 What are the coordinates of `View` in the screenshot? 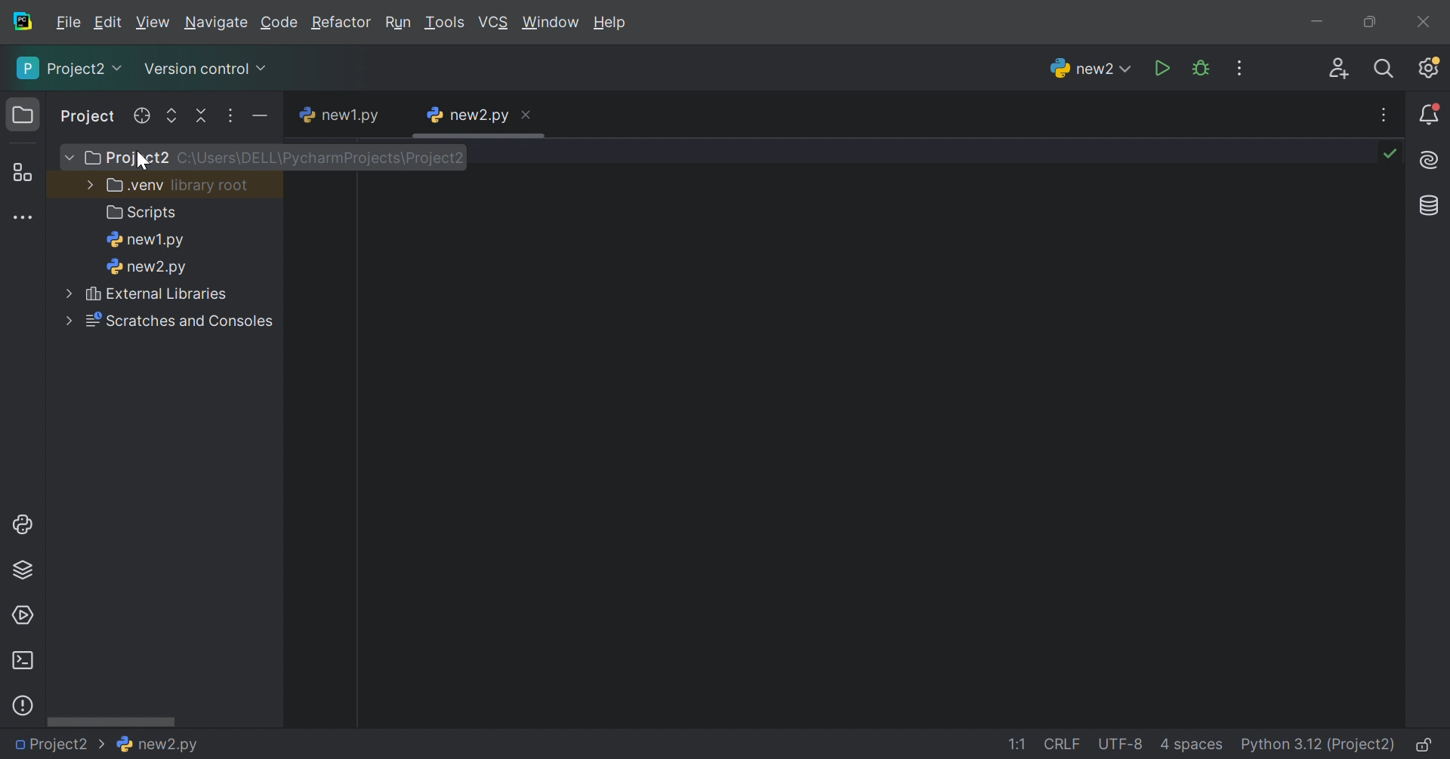 It's located at (153, 24).